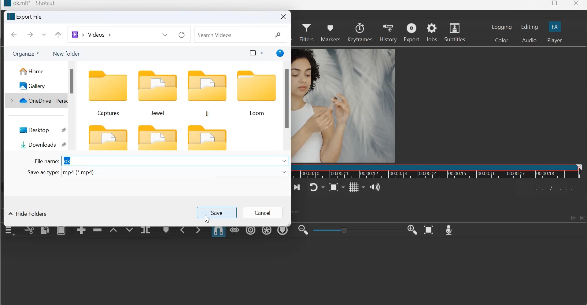  What do you see at coordinates (530, 27) in the screenshot?
I see `Editing` at bounding box center [530, 27].